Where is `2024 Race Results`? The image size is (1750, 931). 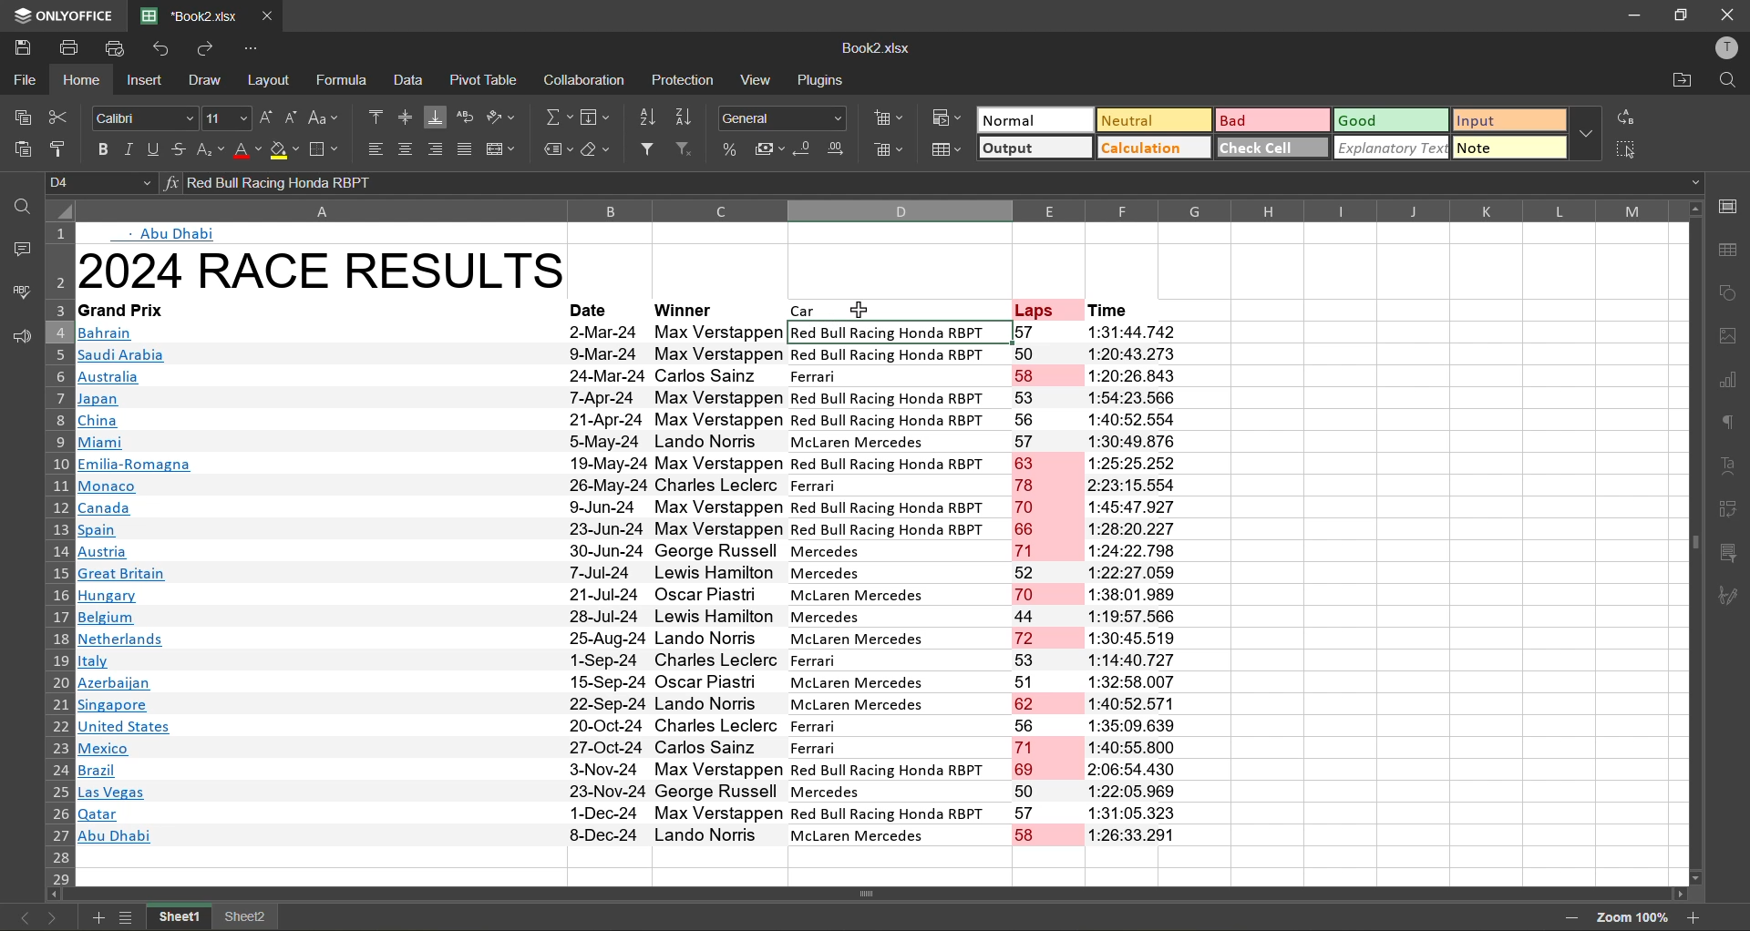
2024 Race Results is located at coordinates (323, 269).